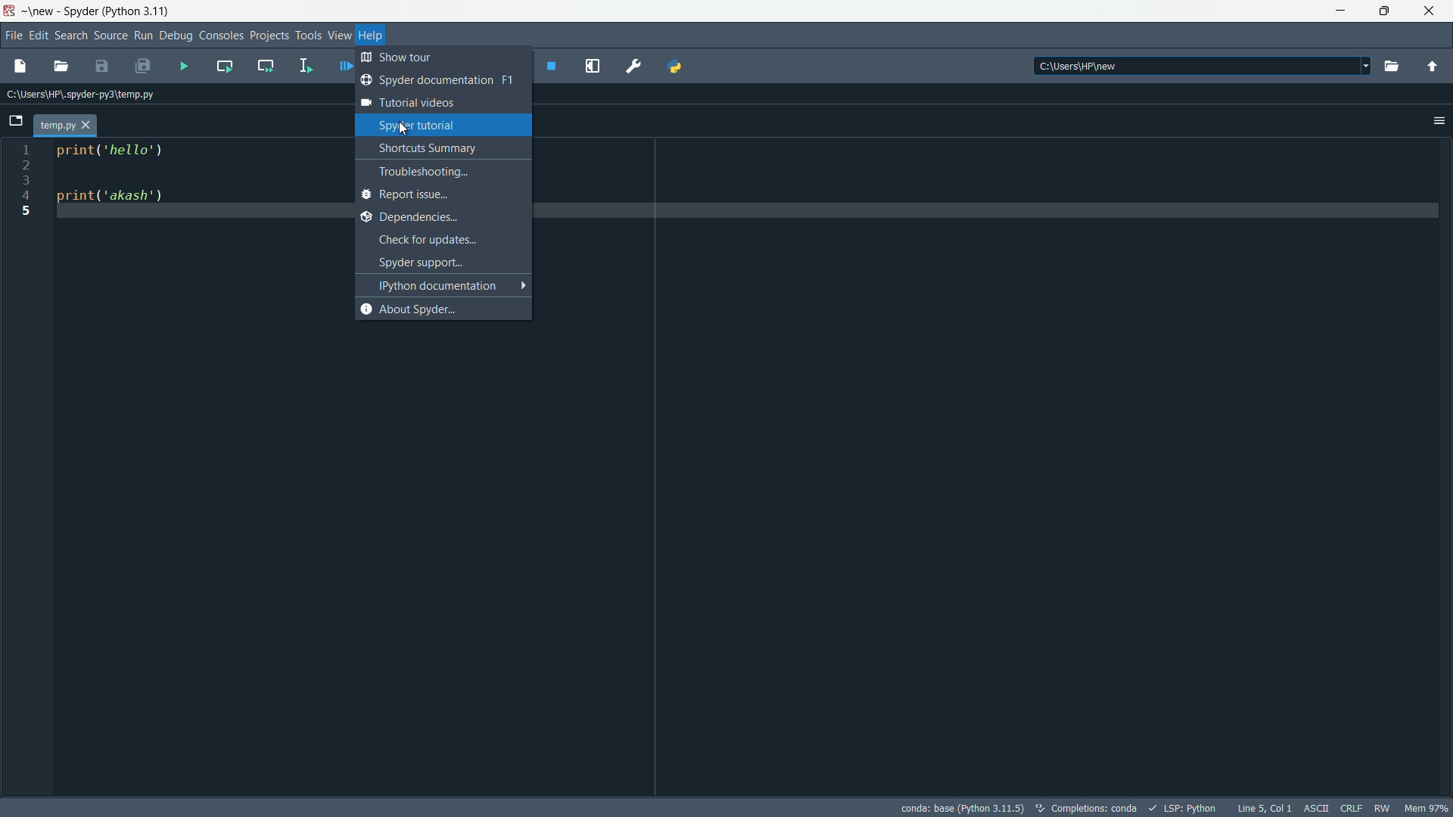  I want to click on options, so click(1439, 120).